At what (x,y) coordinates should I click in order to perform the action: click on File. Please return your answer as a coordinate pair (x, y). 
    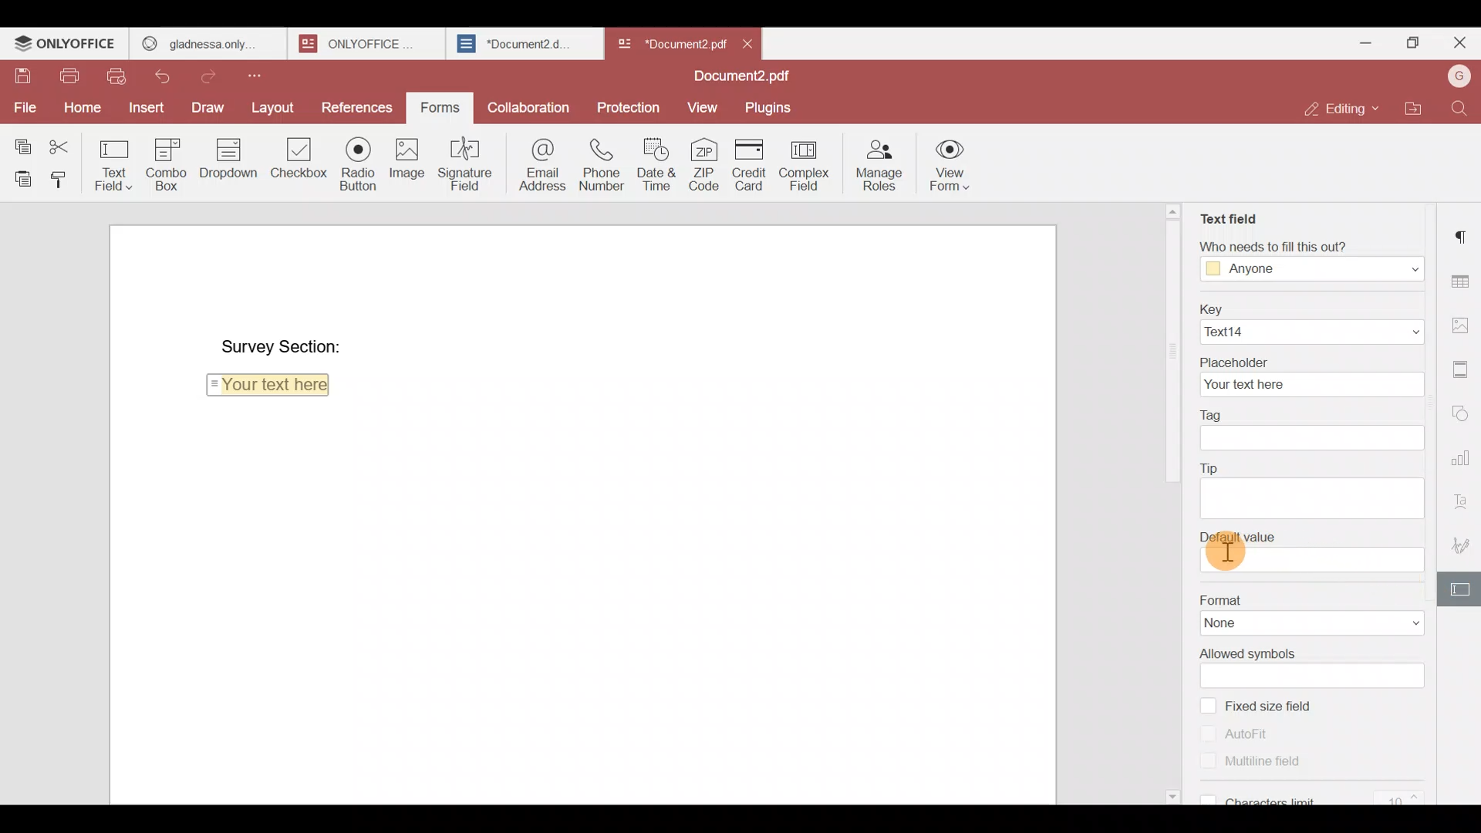
    Looking at the image, I should click on (24, 107).